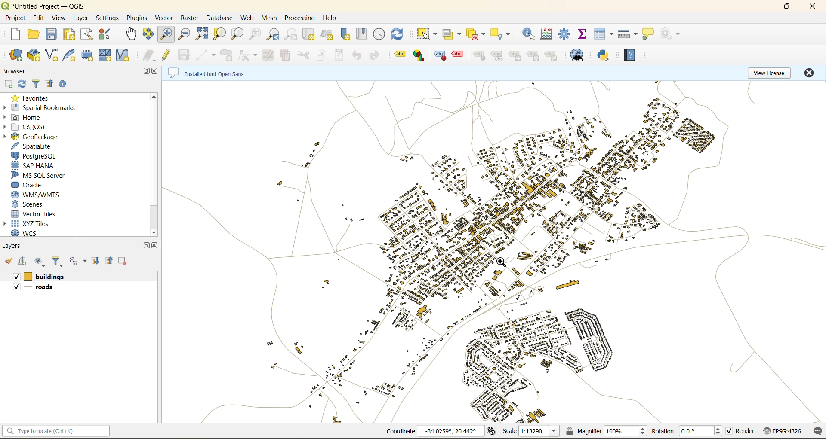  Describe the element at coordinates (741, 433) in the screenshot. I see `render` at that location.